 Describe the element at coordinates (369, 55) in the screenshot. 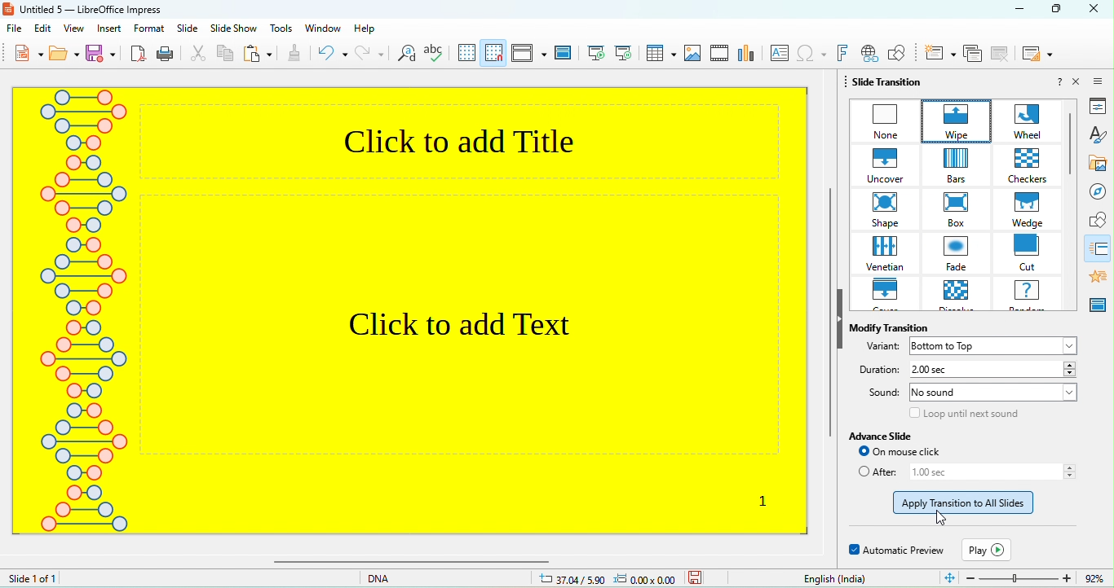

I see `redo` at that location.